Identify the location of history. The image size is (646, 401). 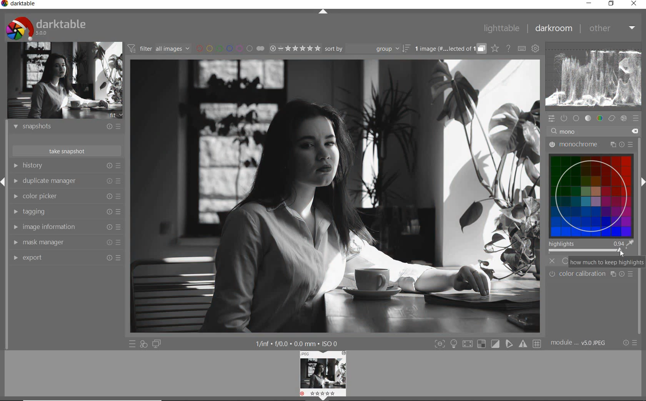
(66, 165).